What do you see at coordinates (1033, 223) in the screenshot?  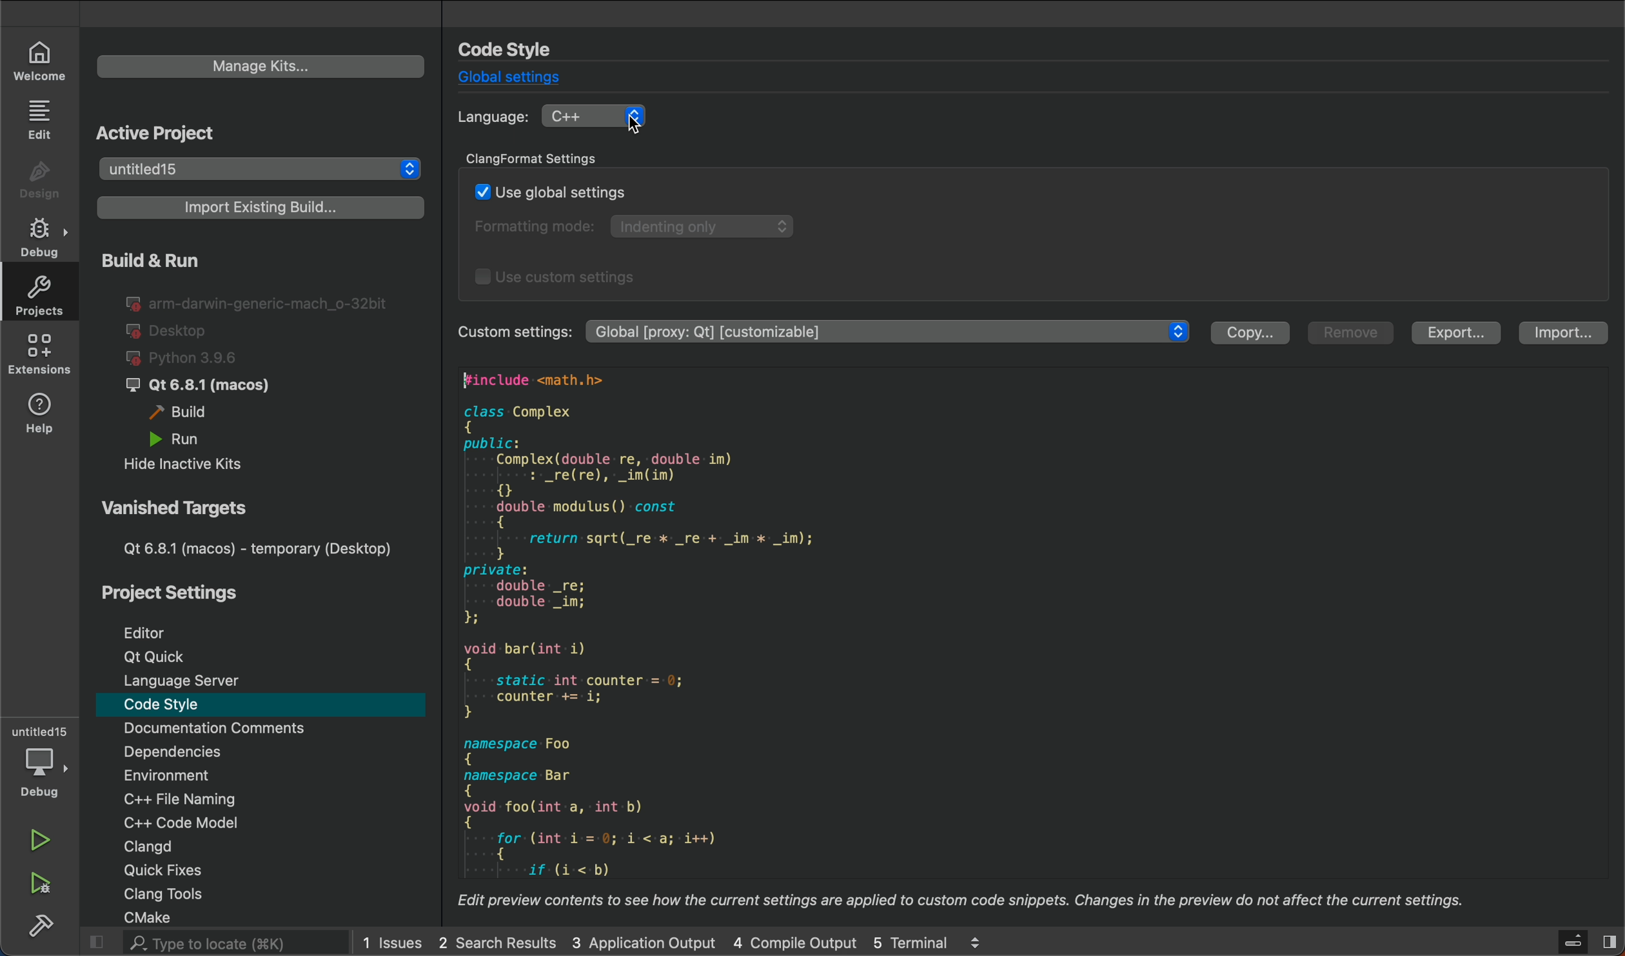 I see `change format settings` at bounding box center [1033, 223].